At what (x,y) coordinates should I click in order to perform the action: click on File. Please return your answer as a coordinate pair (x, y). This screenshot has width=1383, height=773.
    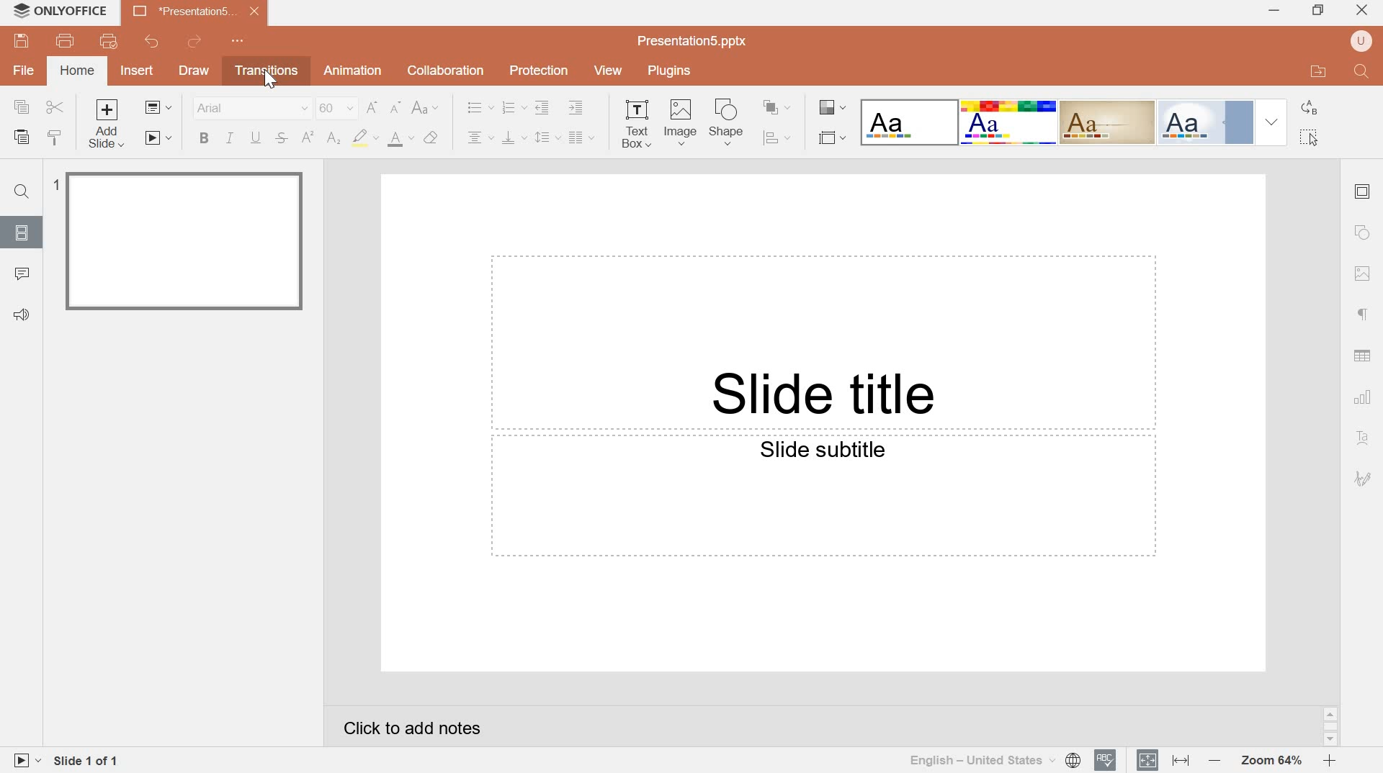
    Looking at the image, I should click on (22, 71).